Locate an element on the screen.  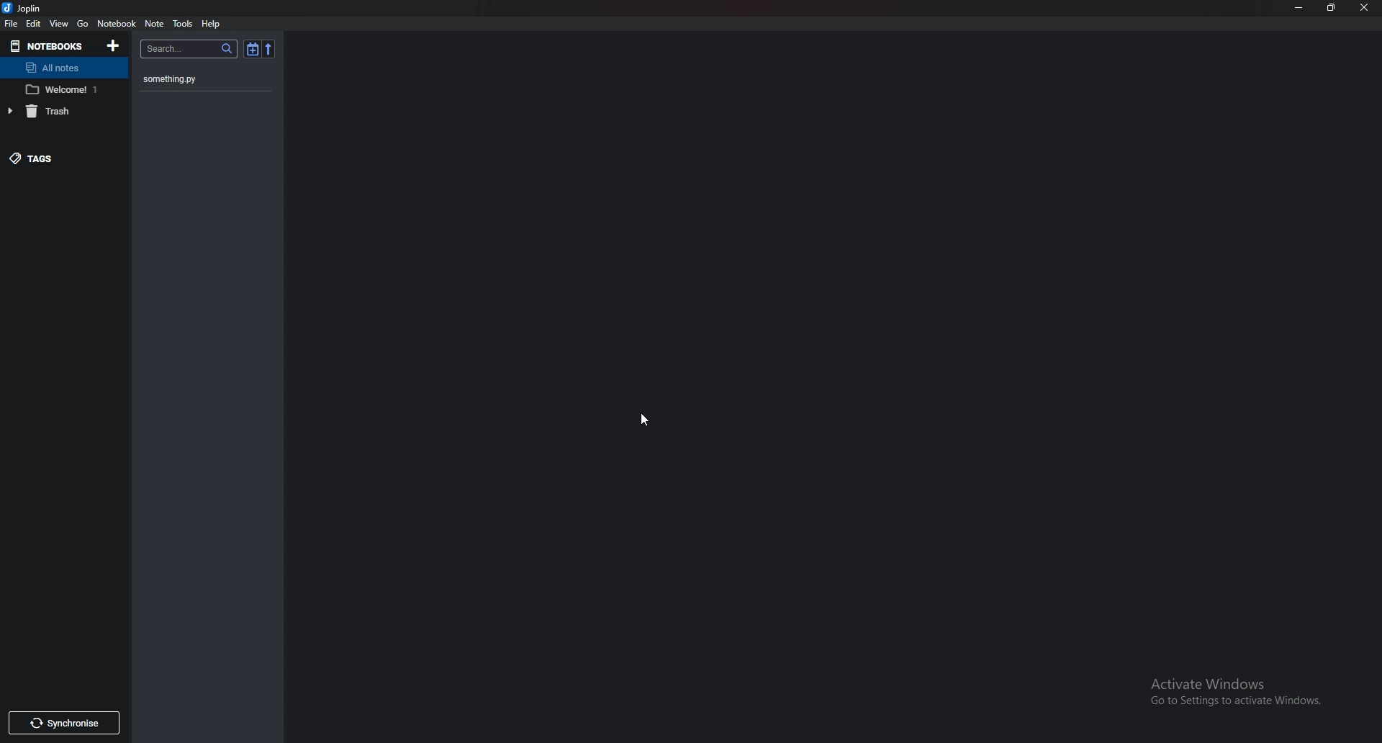
Notebooks is located at coordinates (45, 45).